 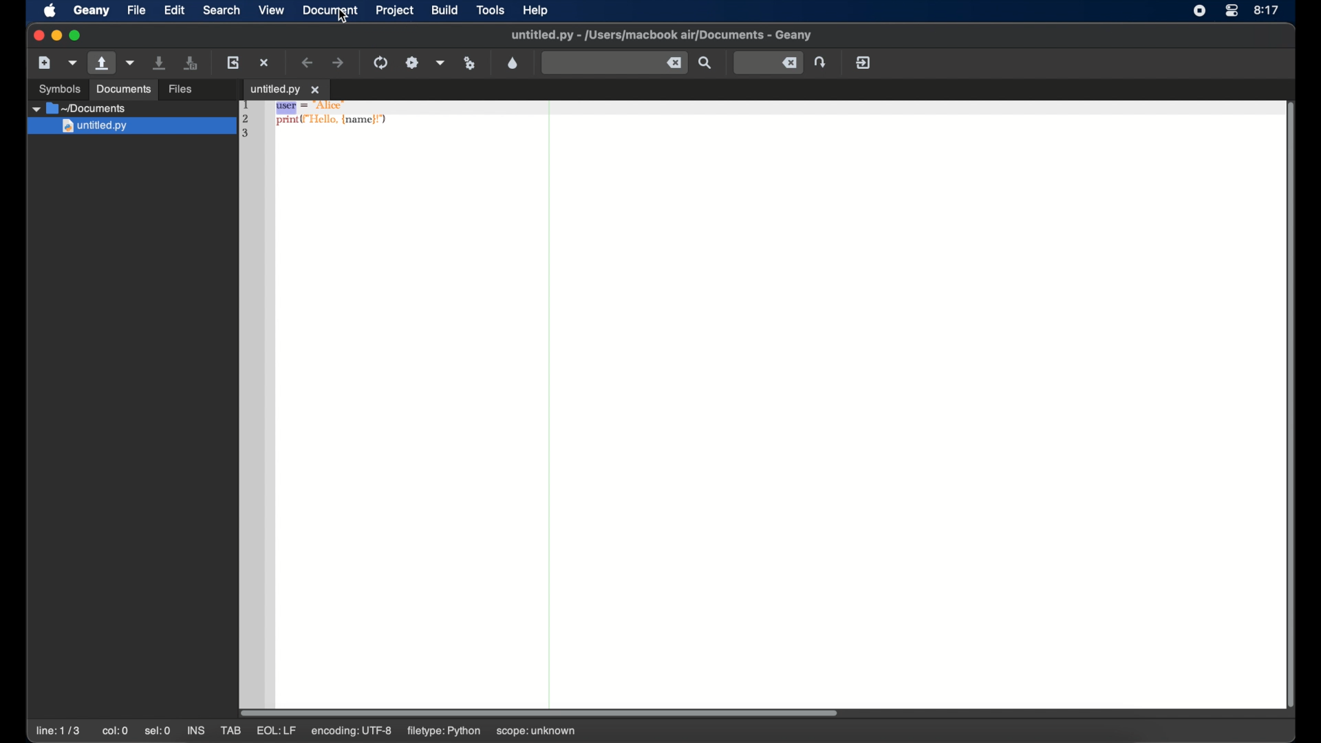 I want to click on untitled.py, so click(x=134, y=108).